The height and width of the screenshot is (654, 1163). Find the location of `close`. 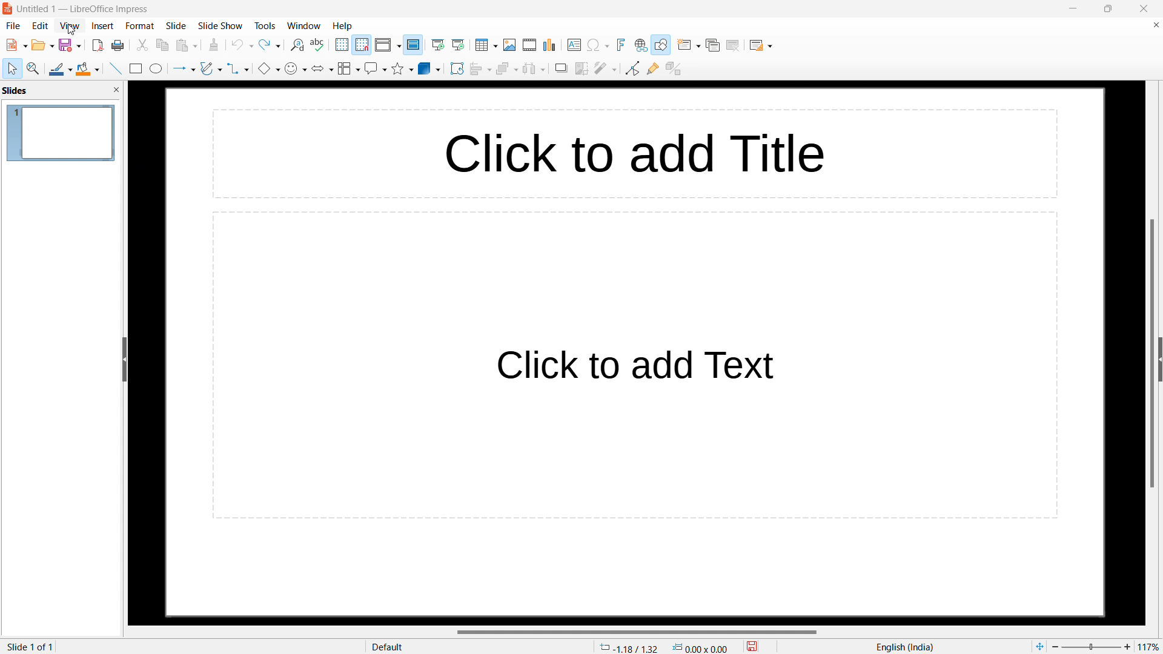

close is located at coordinates (1143, 9).